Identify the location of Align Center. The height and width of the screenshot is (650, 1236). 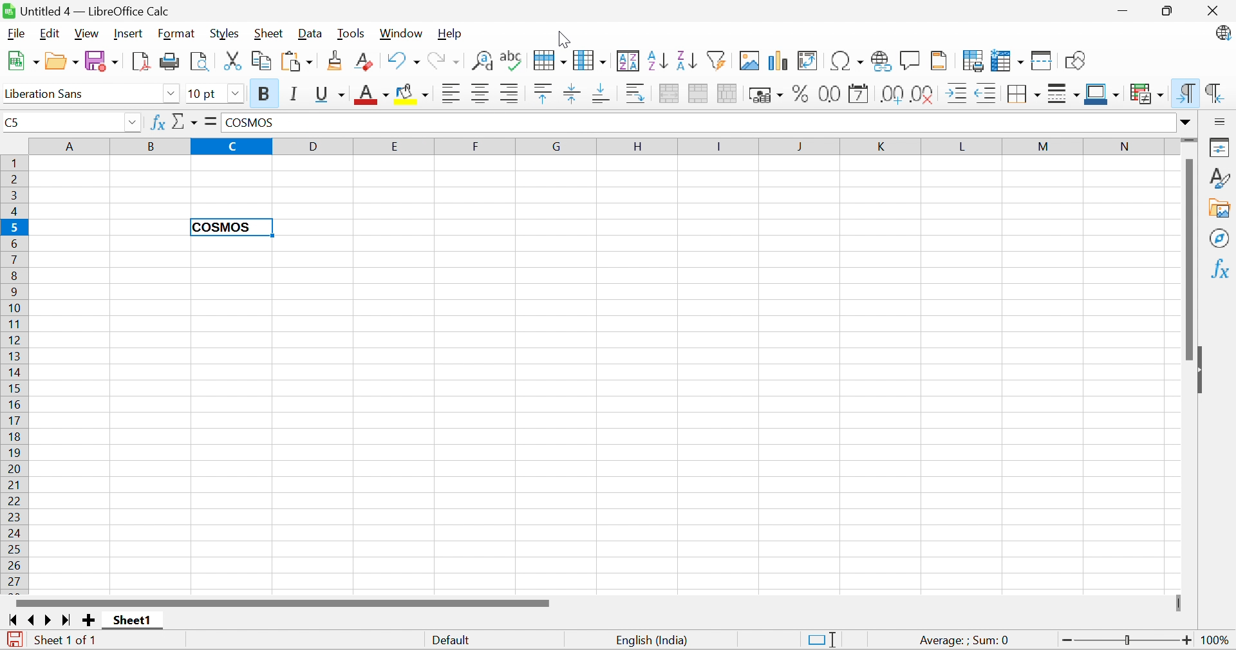
(482, 95).